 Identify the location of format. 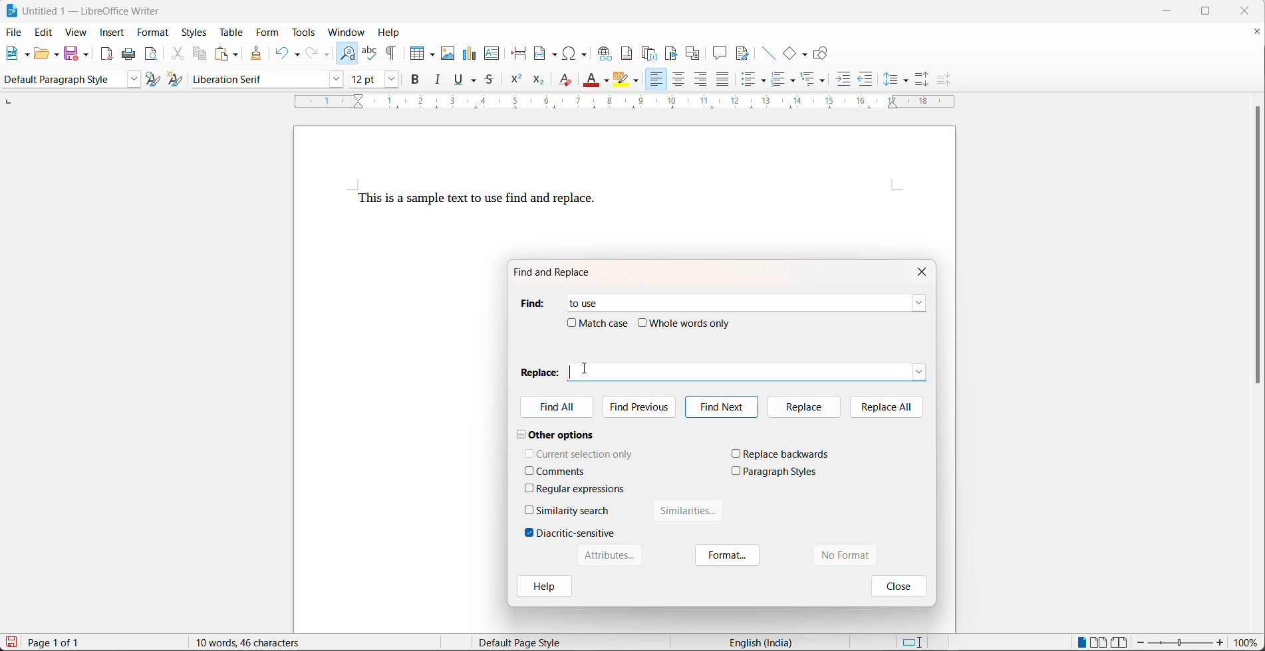
(154, 33).